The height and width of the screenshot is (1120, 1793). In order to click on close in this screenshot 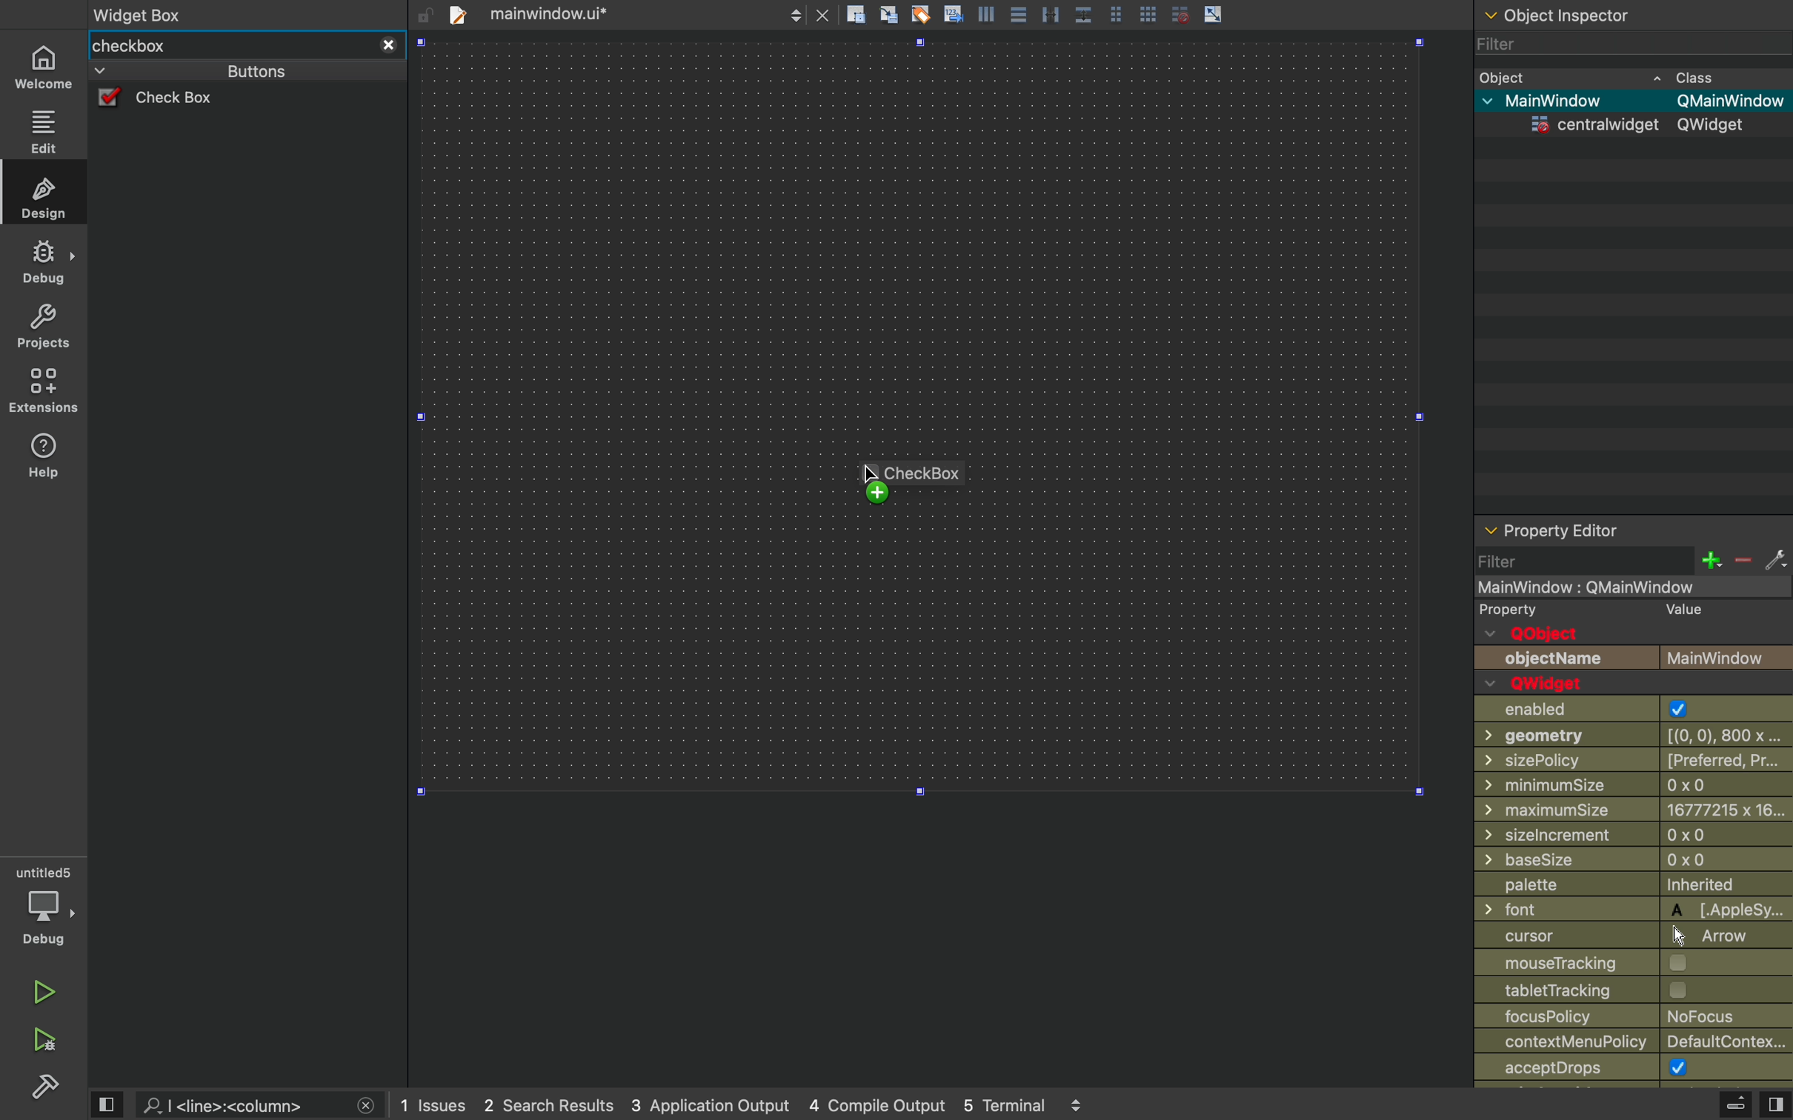, I will do `click(824, 14)`.